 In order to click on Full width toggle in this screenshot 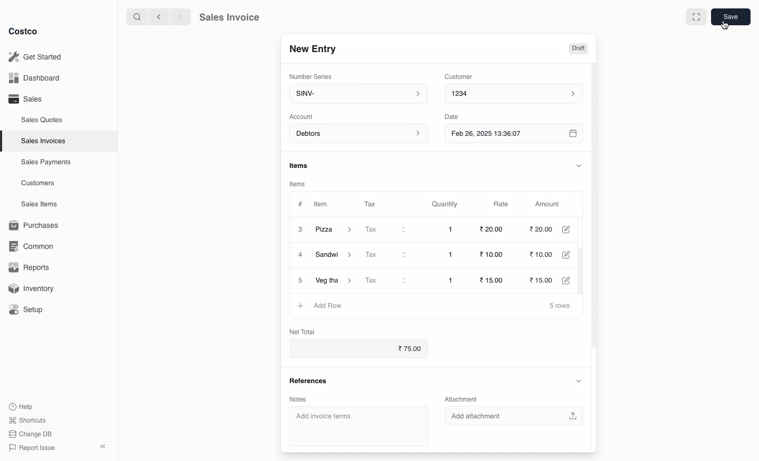, I will do `click(695, 17)`.